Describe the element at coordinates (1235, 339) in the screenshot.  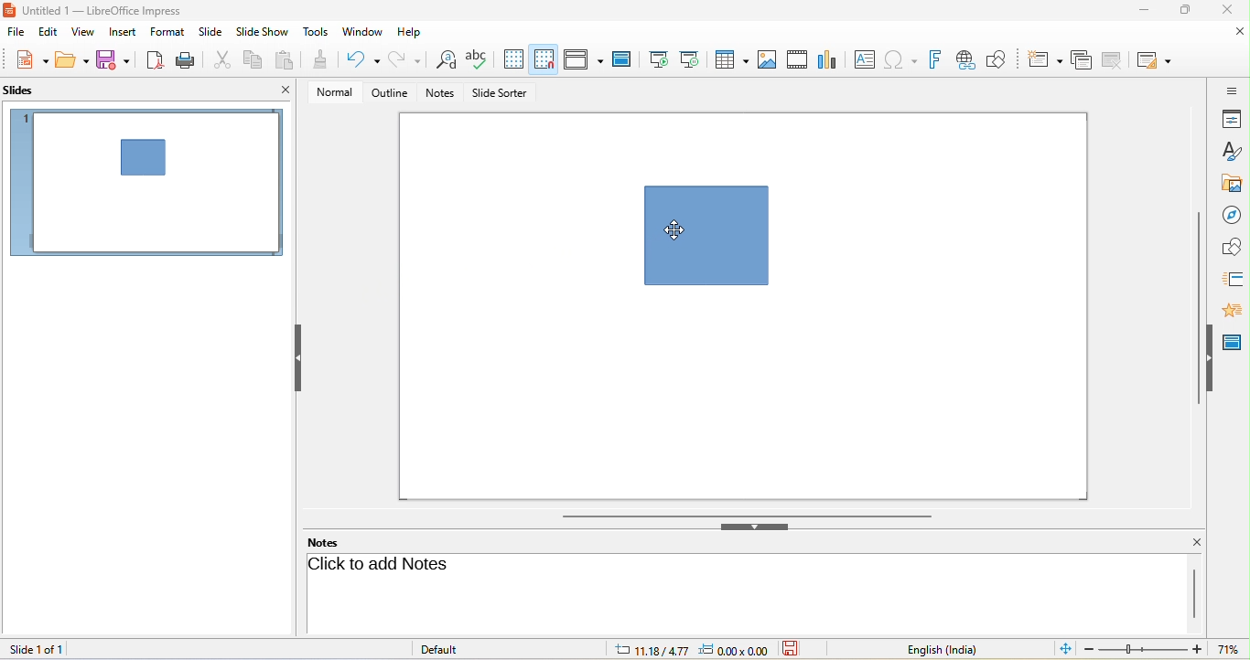
I see `master slide` at that location.